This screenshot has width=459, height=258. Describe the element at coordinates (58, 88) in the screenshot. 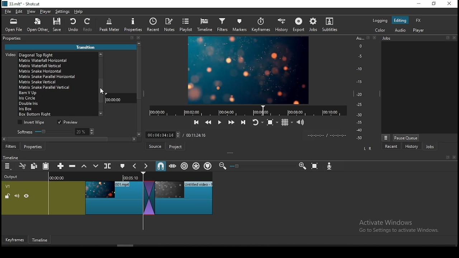

I see `transition option` at that location.